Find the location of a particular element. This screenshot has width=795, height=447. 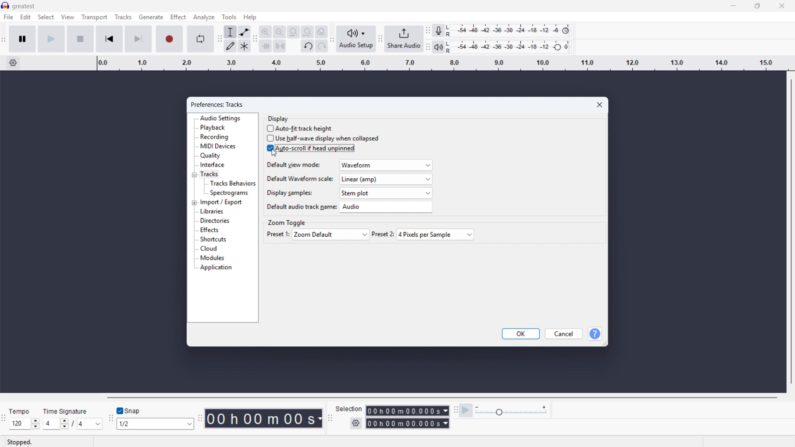

Preferences: tracks  is located at coordinates (218, 105).